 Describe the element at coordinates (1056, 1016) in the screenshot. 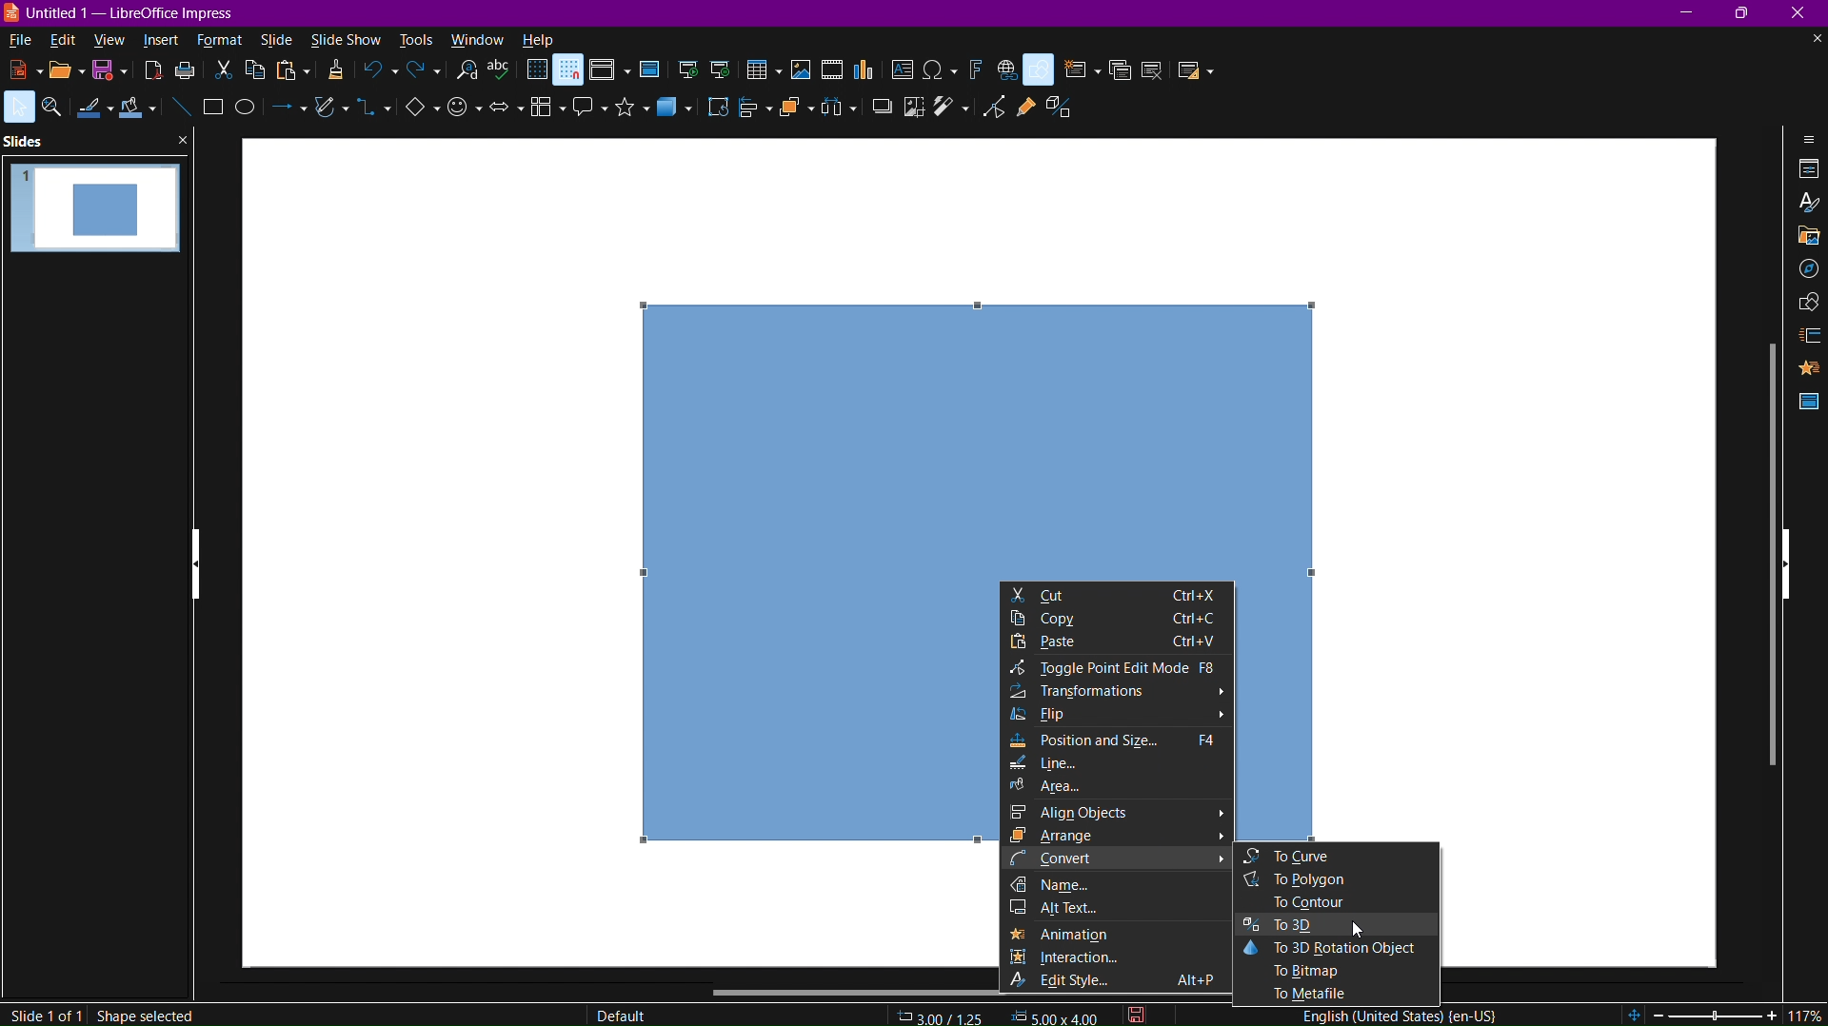

I see `width & height of selected object` at that location.